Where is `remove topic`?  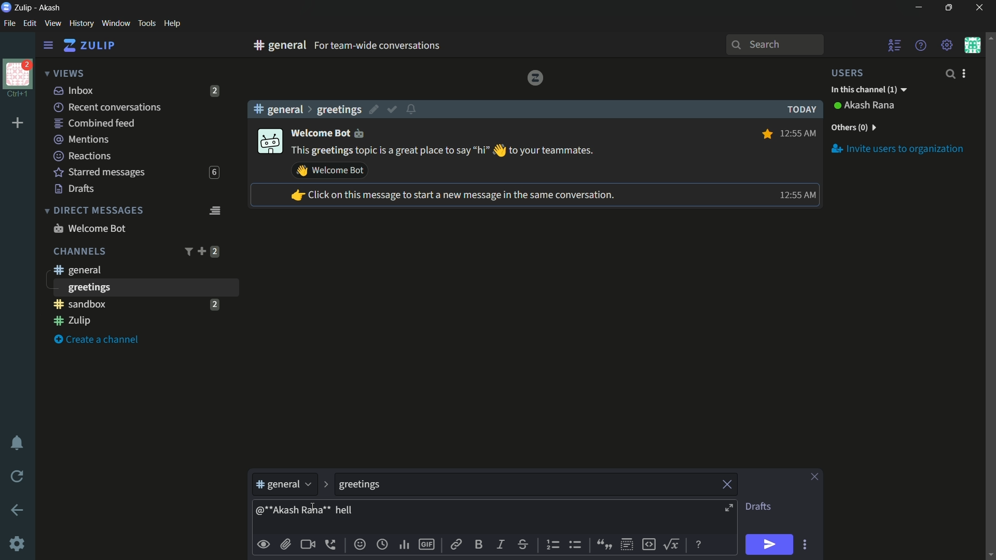 remove topic is located at coordinates (729, 483).